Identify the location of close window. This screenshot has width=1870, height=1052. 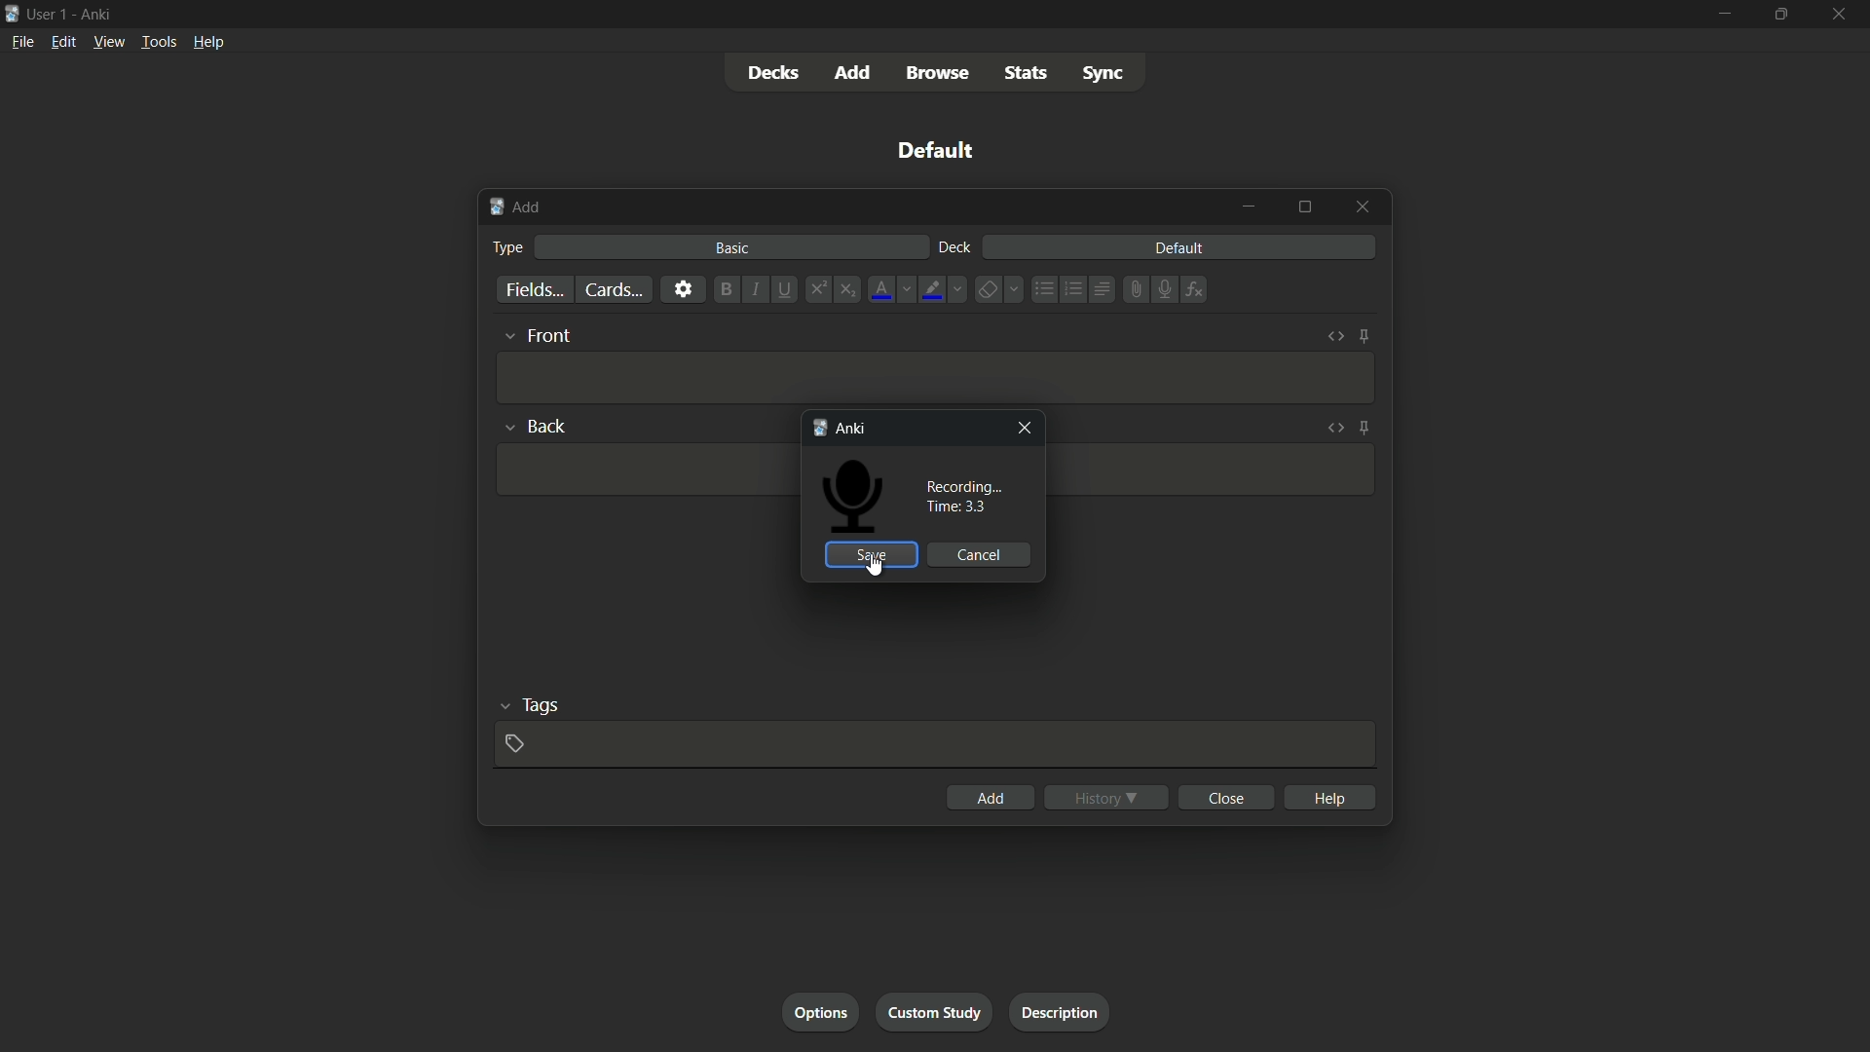
(1361, 208).